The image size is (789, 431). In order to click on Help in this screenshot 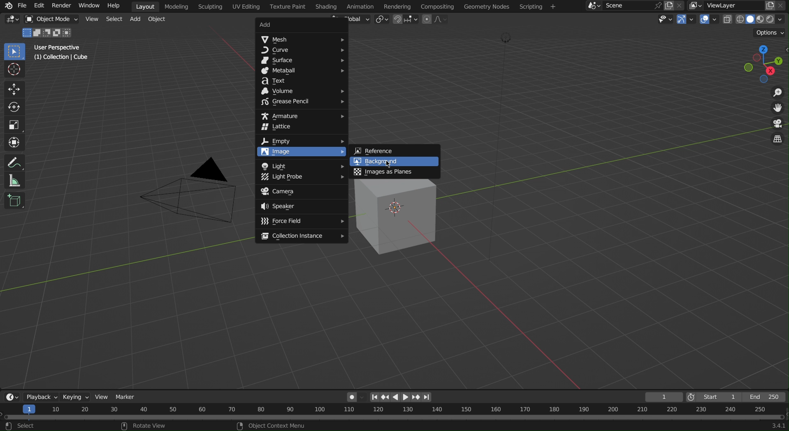, I will do `click(113, 6)`.